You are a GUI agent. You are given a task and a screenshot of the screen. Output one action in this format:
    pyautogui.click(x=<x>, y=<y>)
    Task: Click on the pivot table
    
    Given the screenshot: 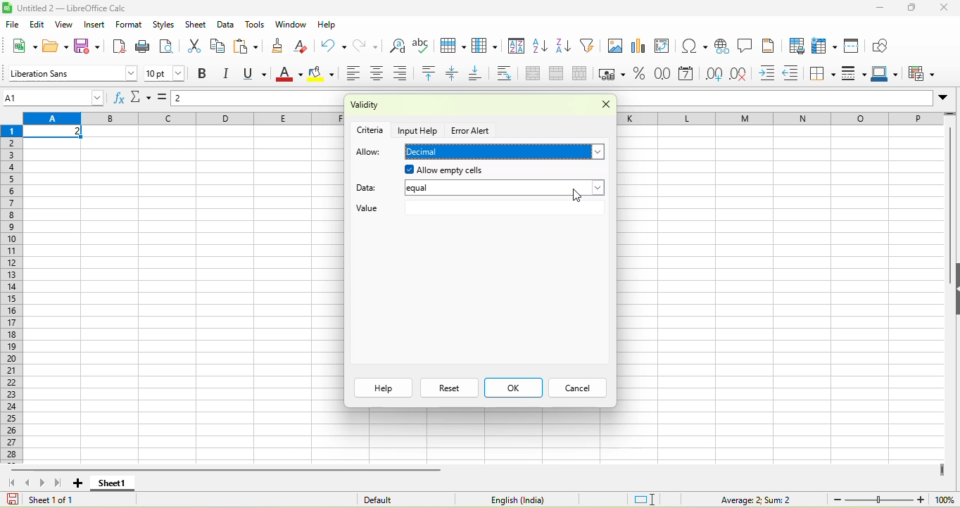 What is the action you would take?
    pyautogui.click(x=666, y=47)
    